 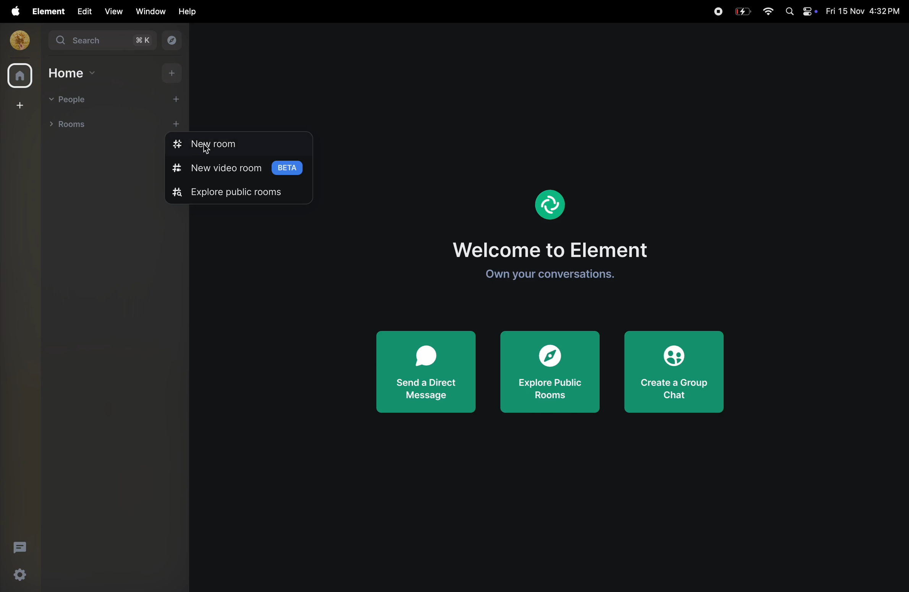 I want to click on new video room, so click(x=236, y=168).